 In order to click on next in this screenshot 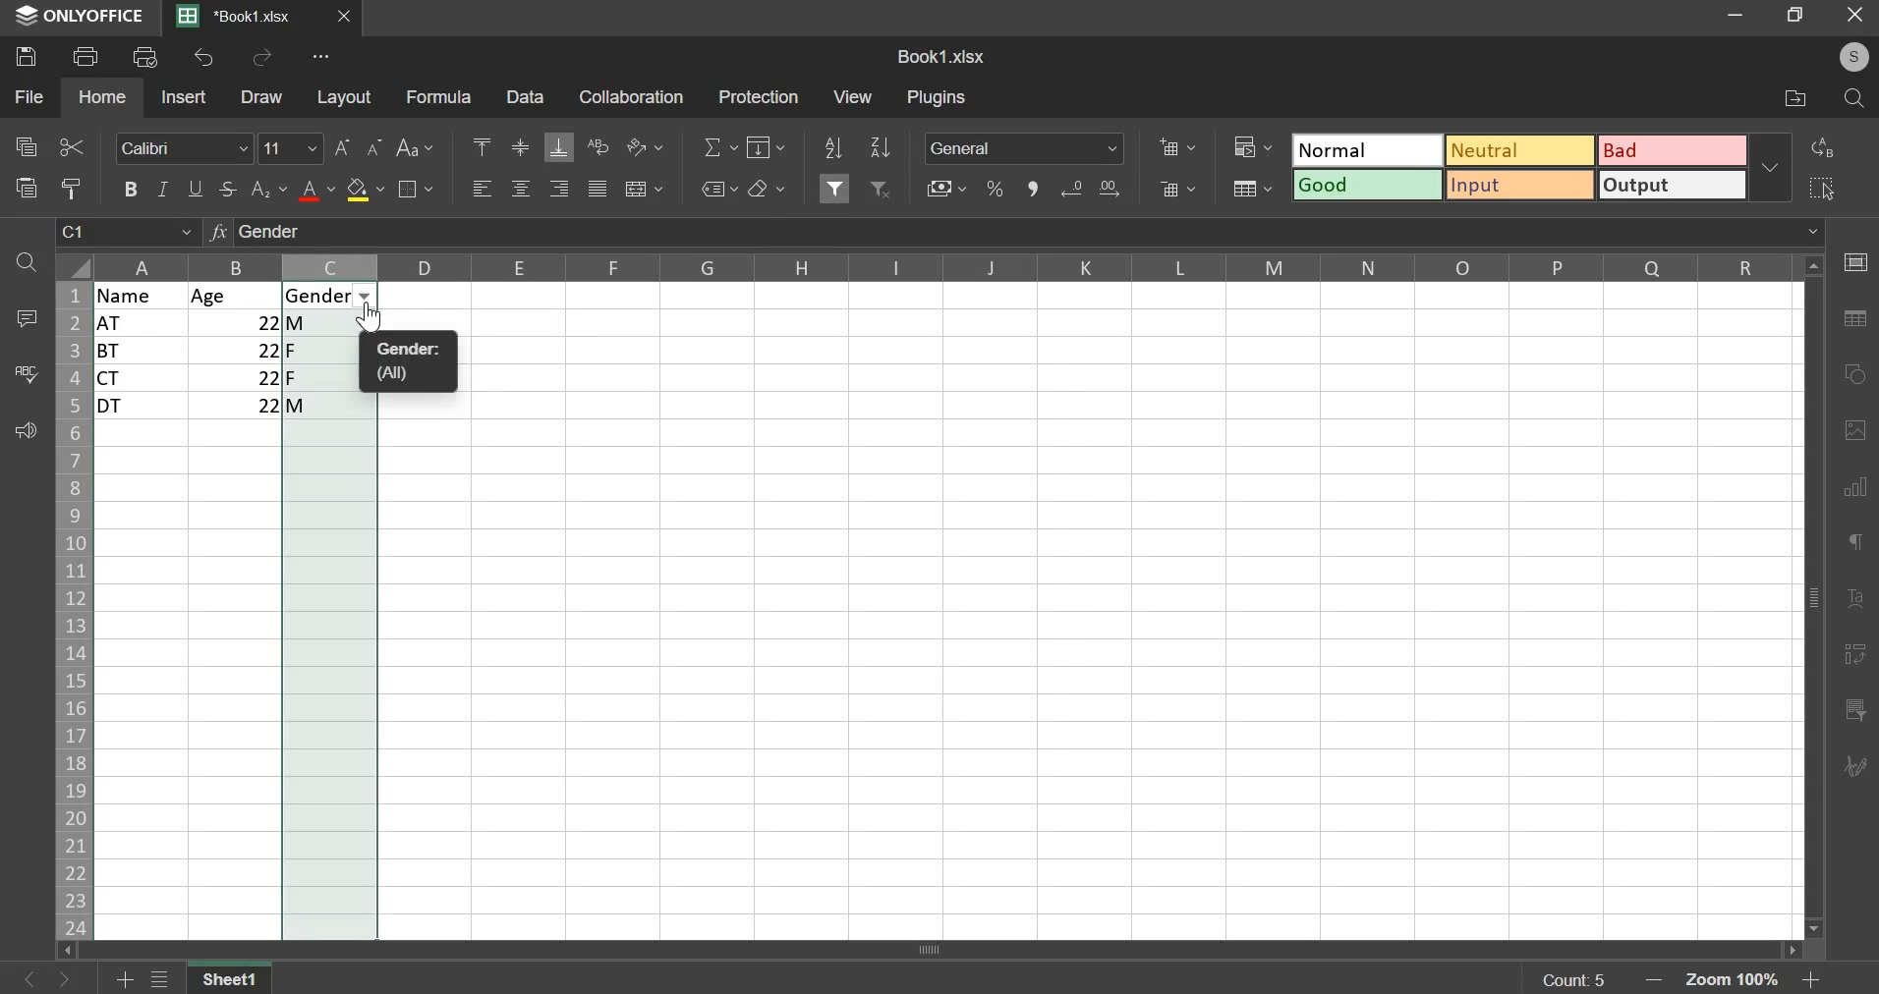, I will do `click(29, 976)`.